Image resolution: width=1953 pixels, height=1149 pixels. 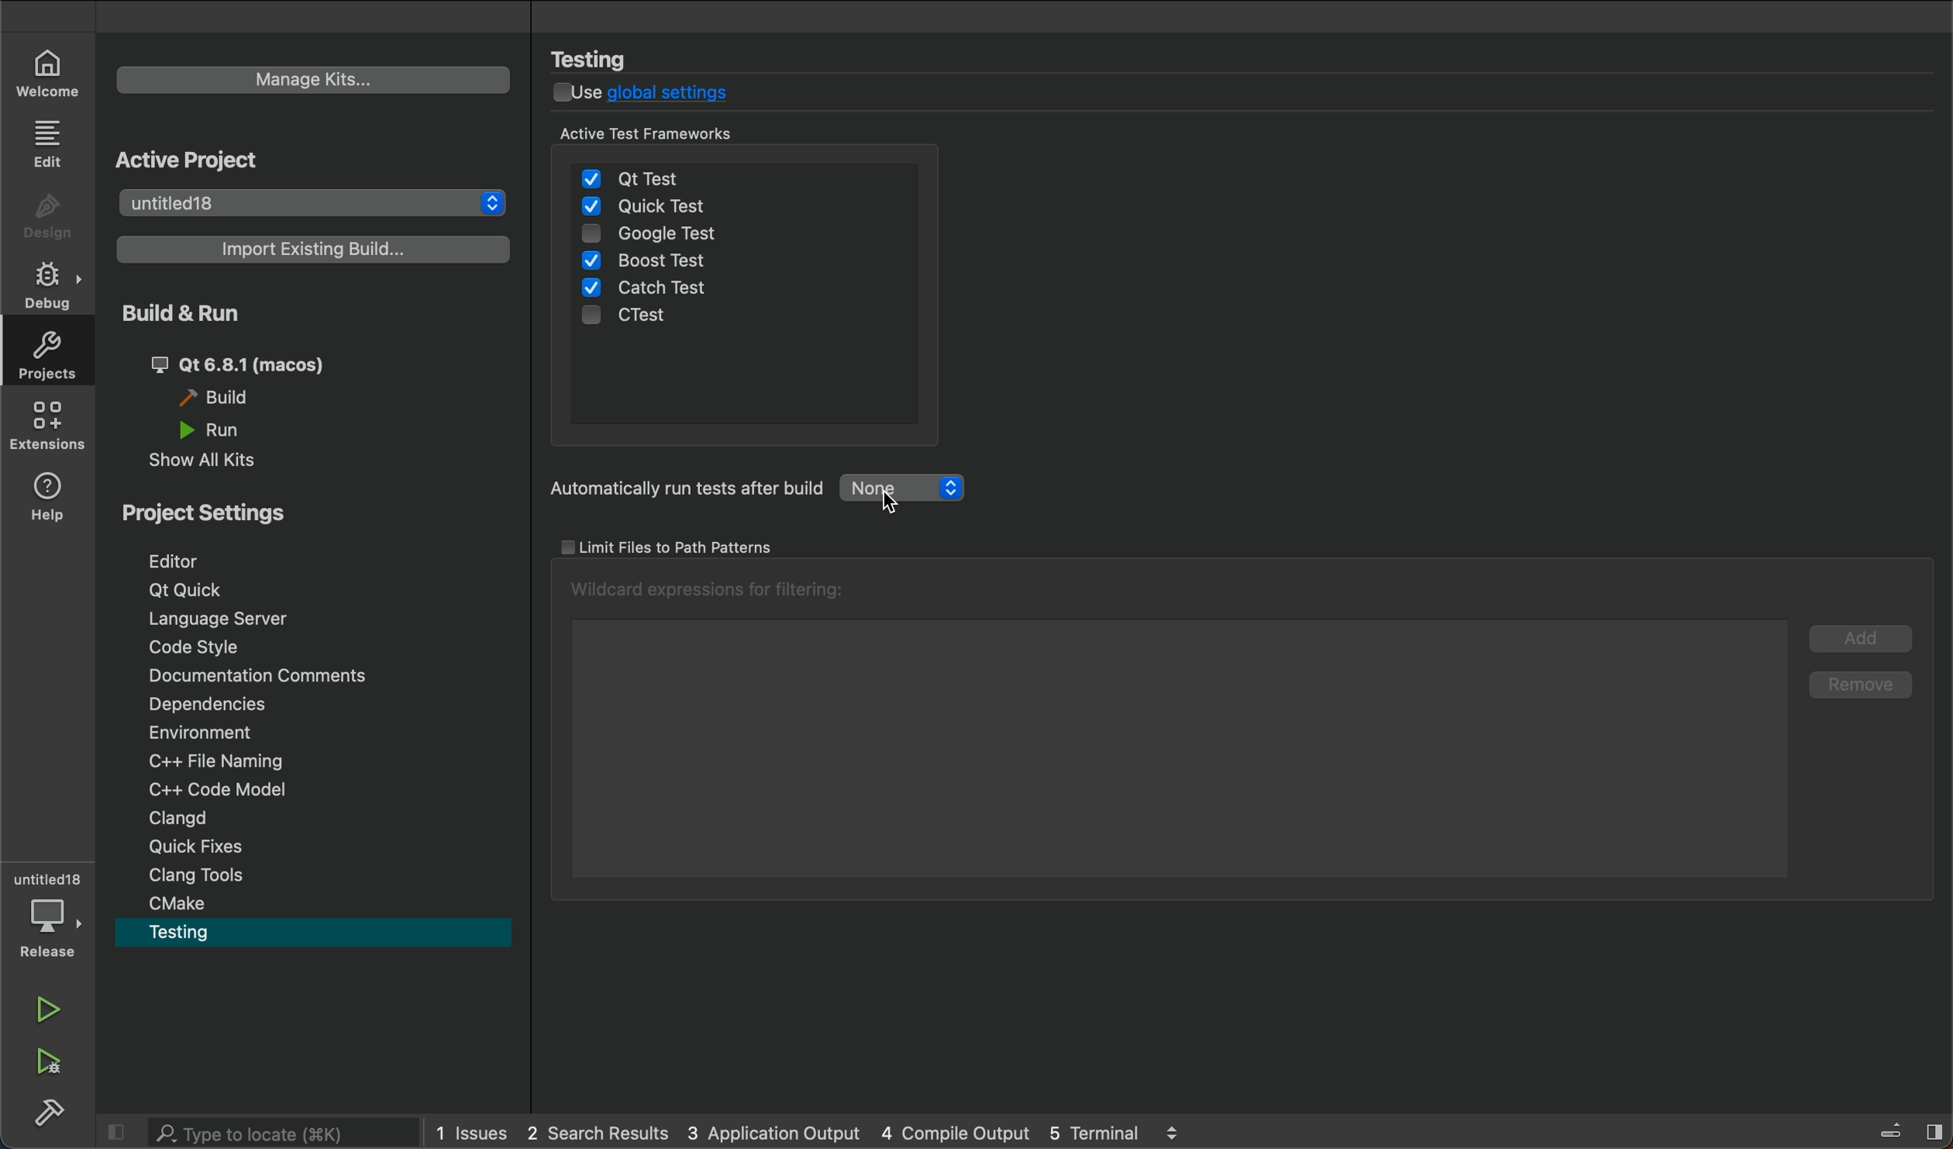 What do you see at coordinates (201, 314) in the screenshot?
I see `build and run` at bounding box center [201, 314].